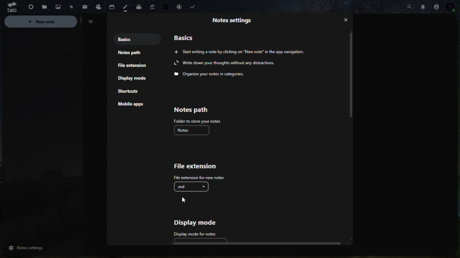 Image resolution: width=460 pixels, height=258 pixels. I want to click on display mode for notes, so click(197, 234).